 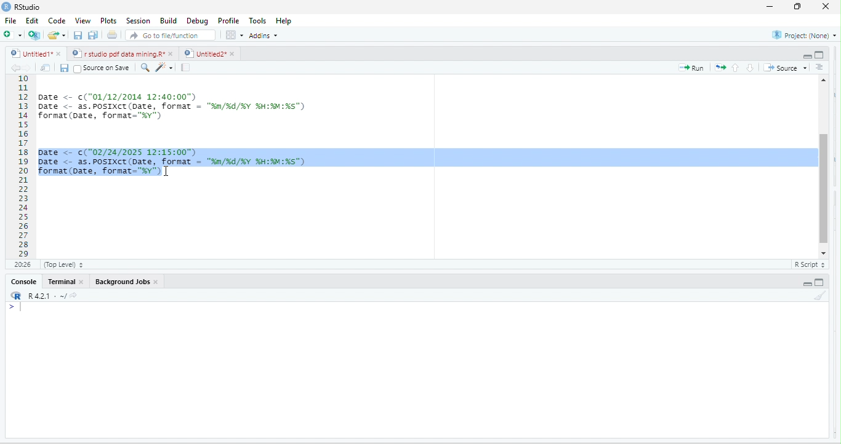 I want to click on Help, so click(x=284, y=22).